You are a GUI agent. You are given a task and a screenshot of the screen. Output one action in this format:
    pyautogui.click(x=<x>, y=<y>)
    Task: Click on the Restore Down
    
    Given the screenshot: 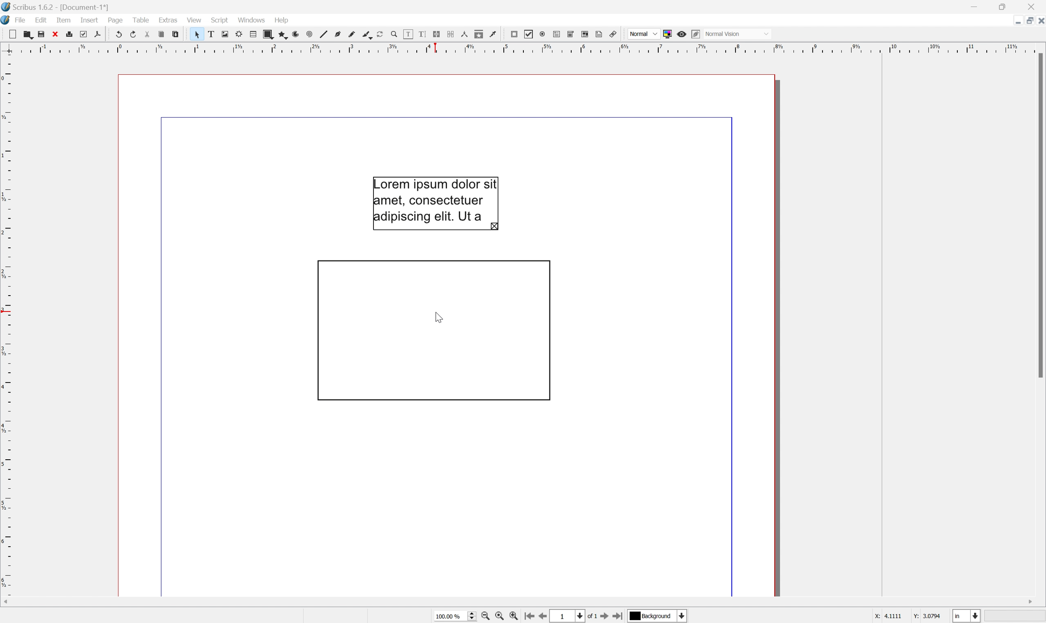 What is the action you would take?
    pyautogui.click(x=1002, y=5)
    